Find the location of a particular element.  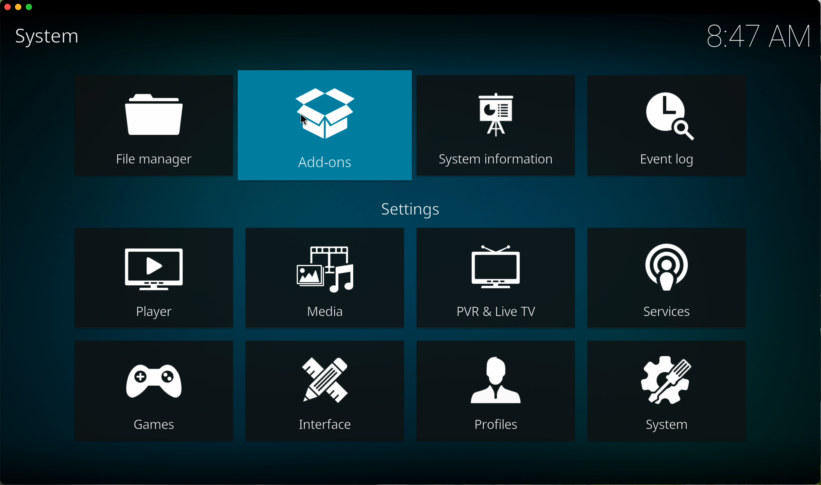

games is located at coordinates (156, 390).